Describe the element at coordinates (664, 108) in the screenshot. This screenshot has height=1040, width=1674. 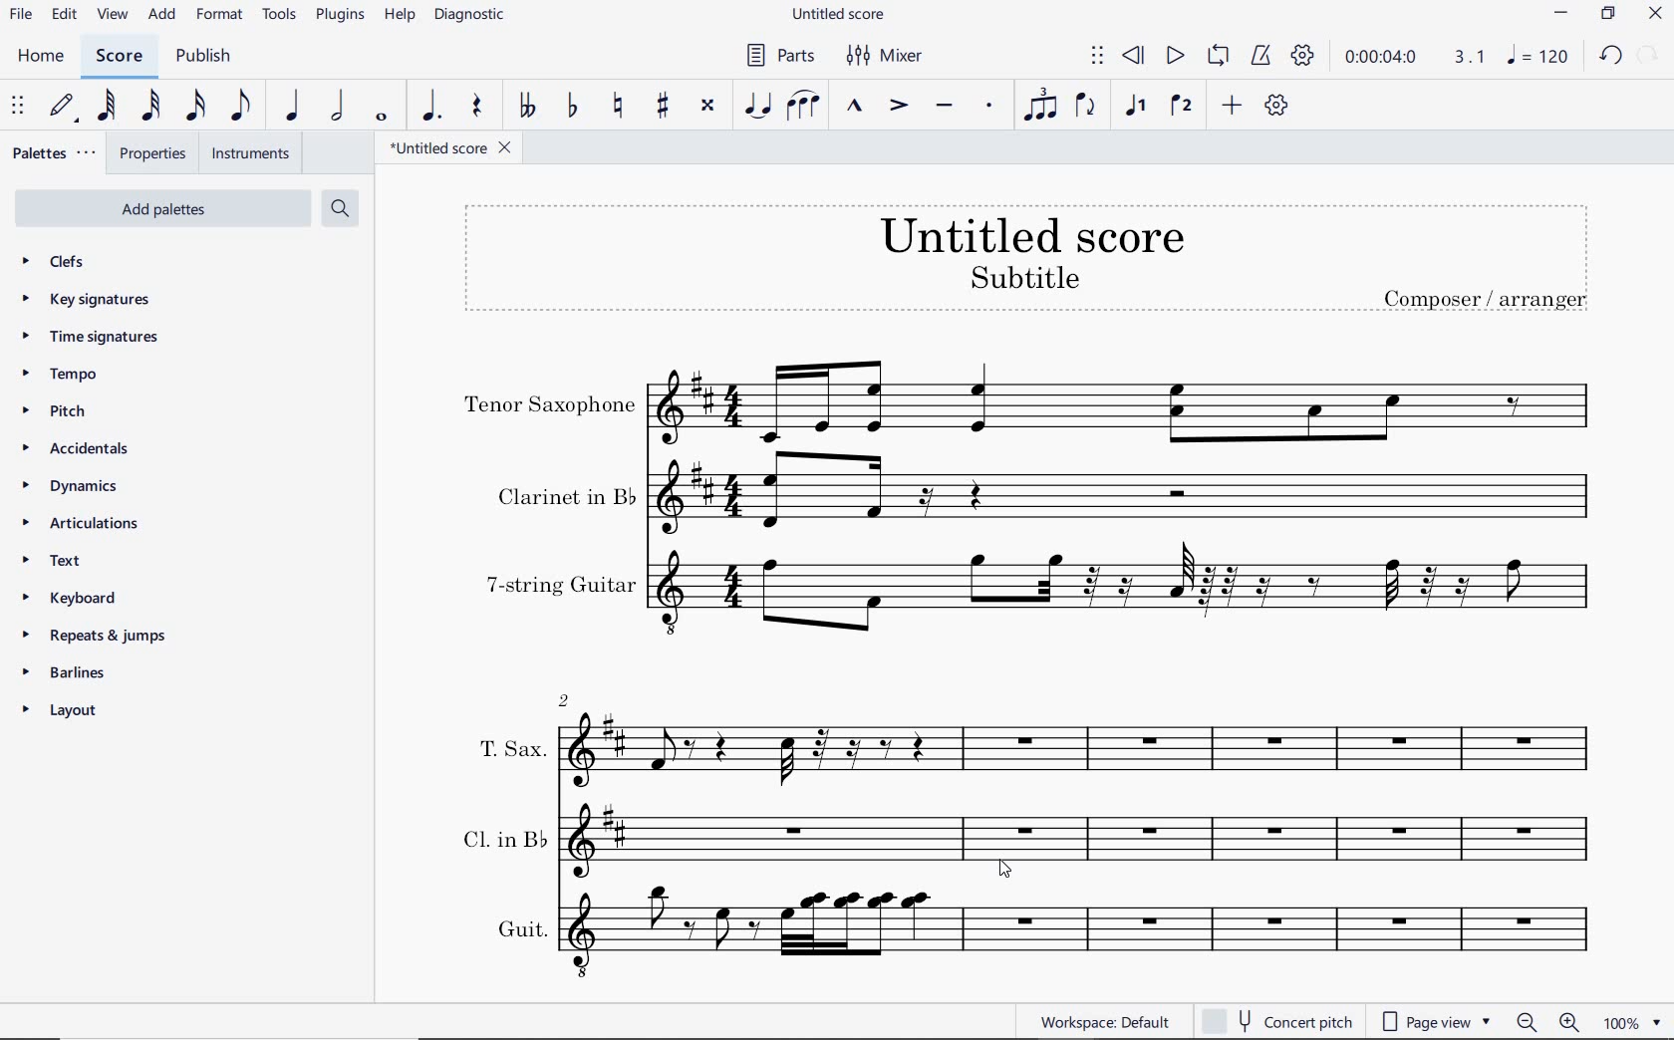
I see `TOGGLE SHARP` at that location.